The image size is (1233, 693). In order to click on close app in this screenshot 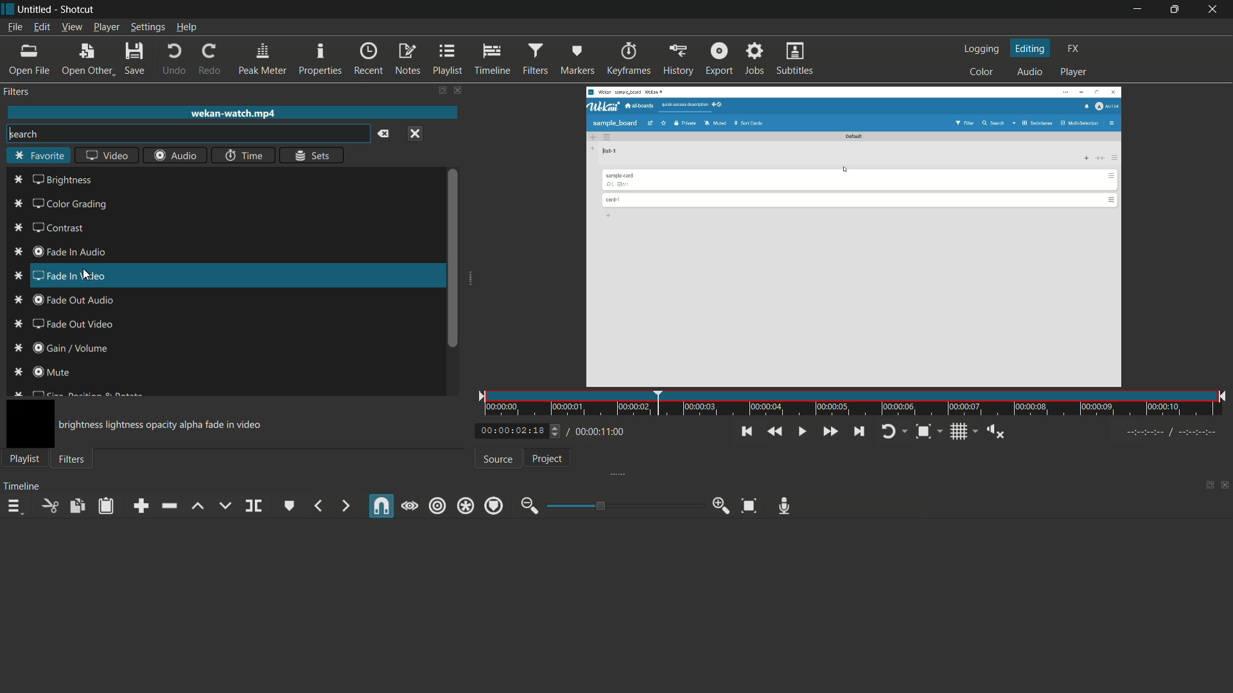, I will do `click(1214, 10)`.